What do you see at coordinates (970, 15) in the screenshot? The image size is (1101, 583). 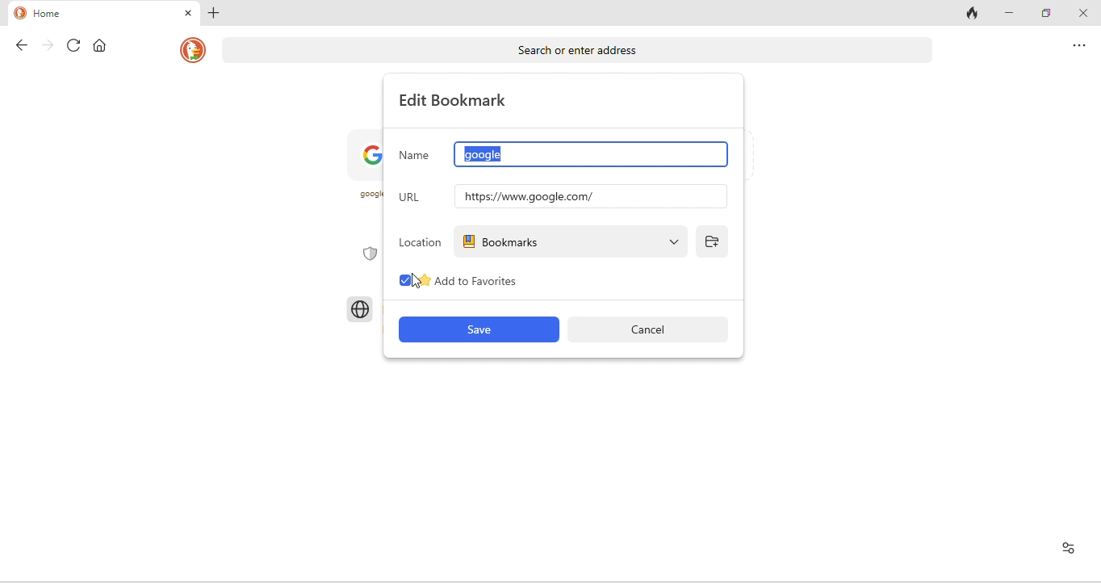 I see `track tab` at bounding box center [970, 15].